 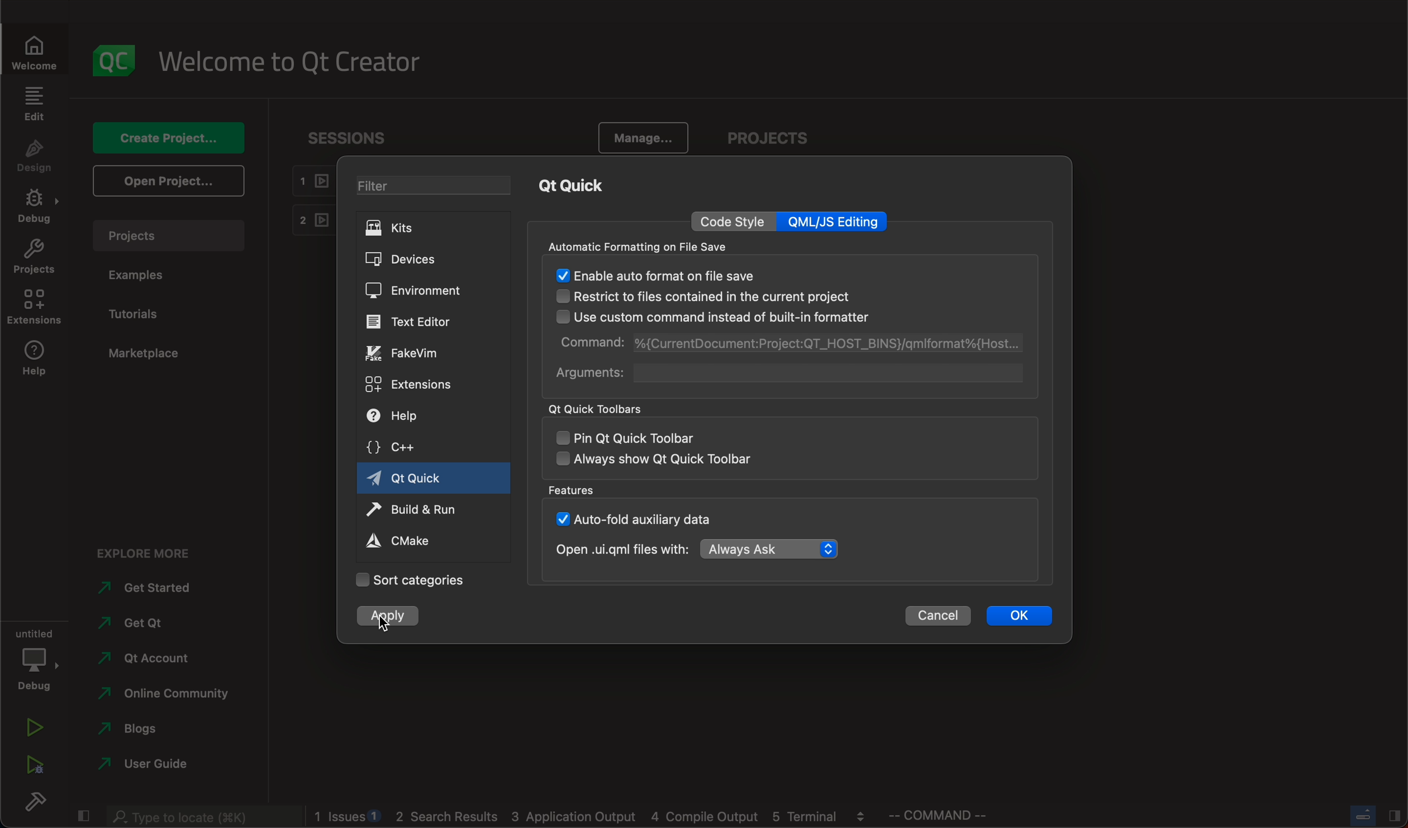 I want to click on devices, so click(x=427, y=260).